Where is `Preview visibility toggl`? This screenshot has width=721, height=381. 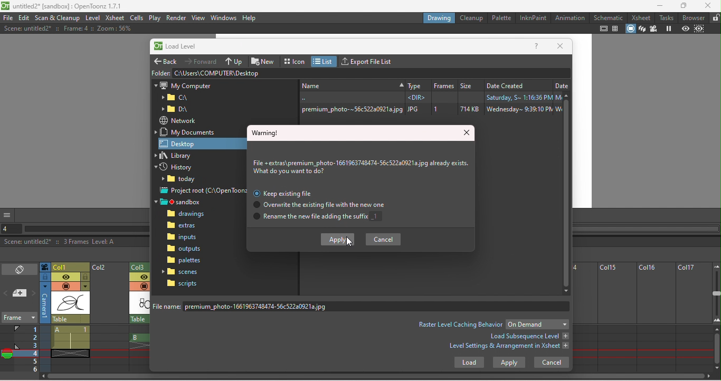 Preview visibility toggl is located at coordinates (139, 278).